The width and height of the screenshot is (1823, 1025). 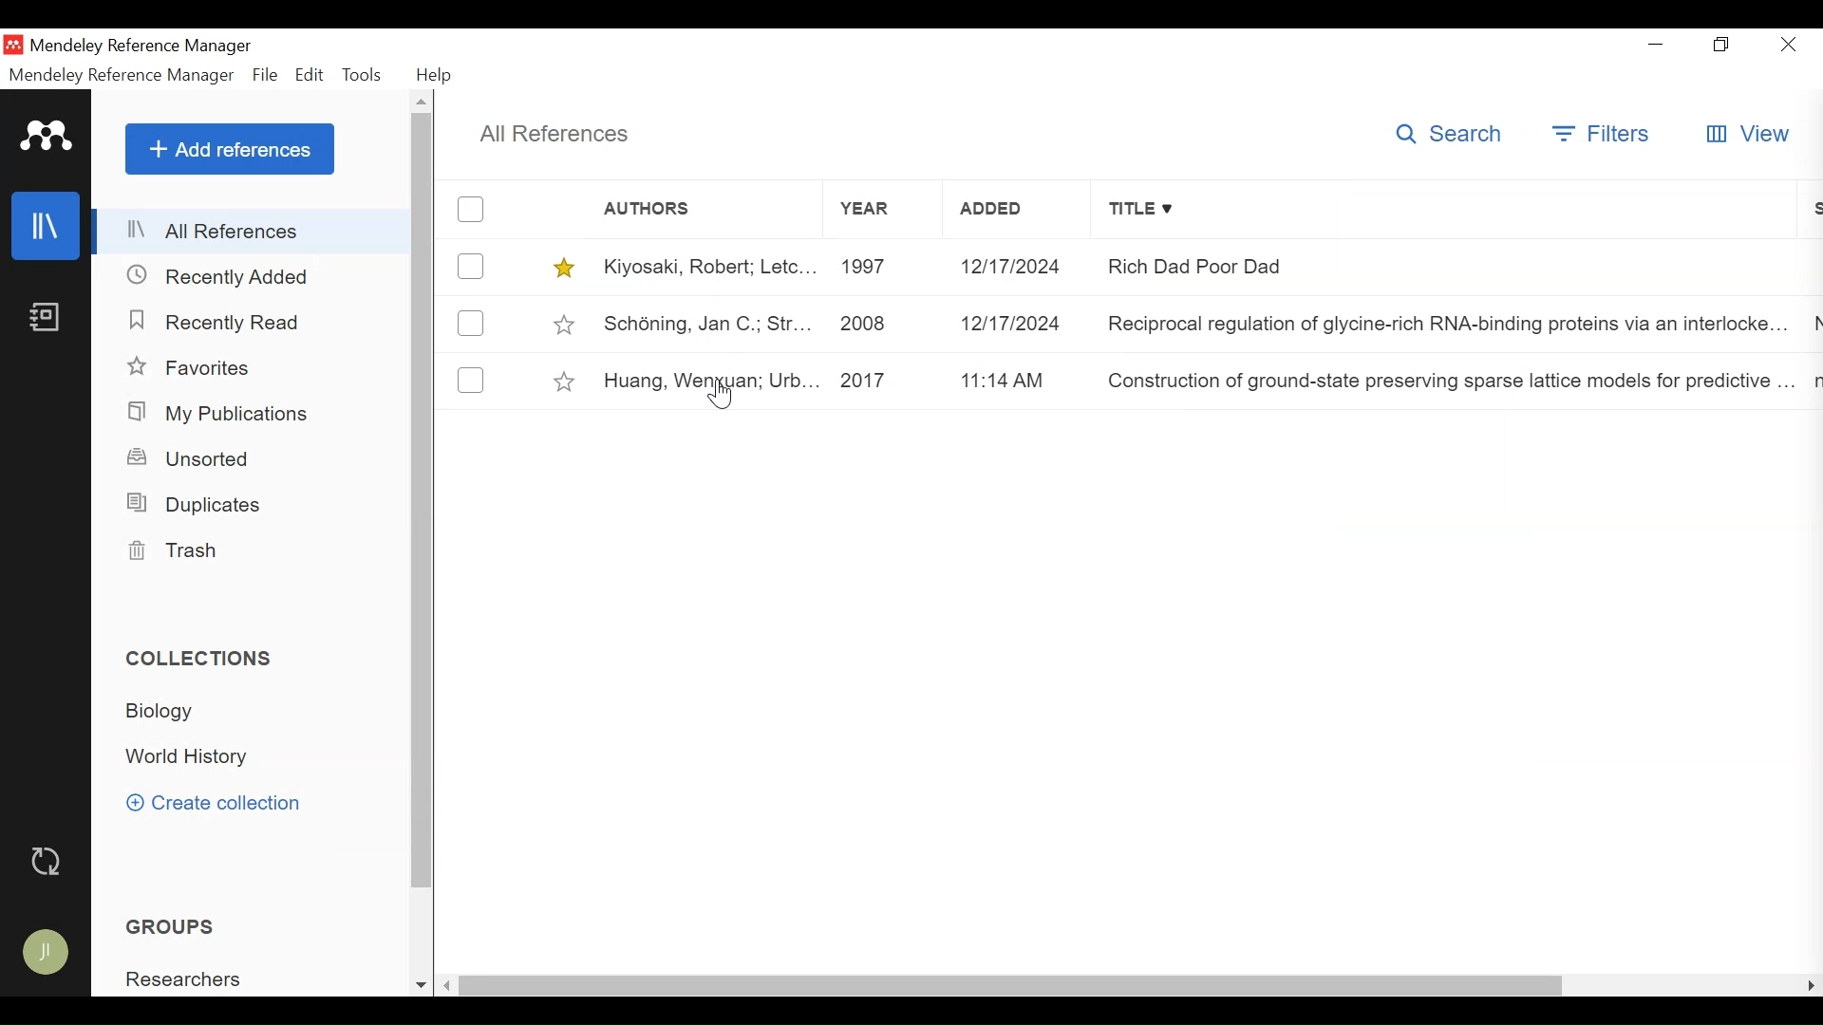 I want to click on Tools, so click(x=361, y=76).